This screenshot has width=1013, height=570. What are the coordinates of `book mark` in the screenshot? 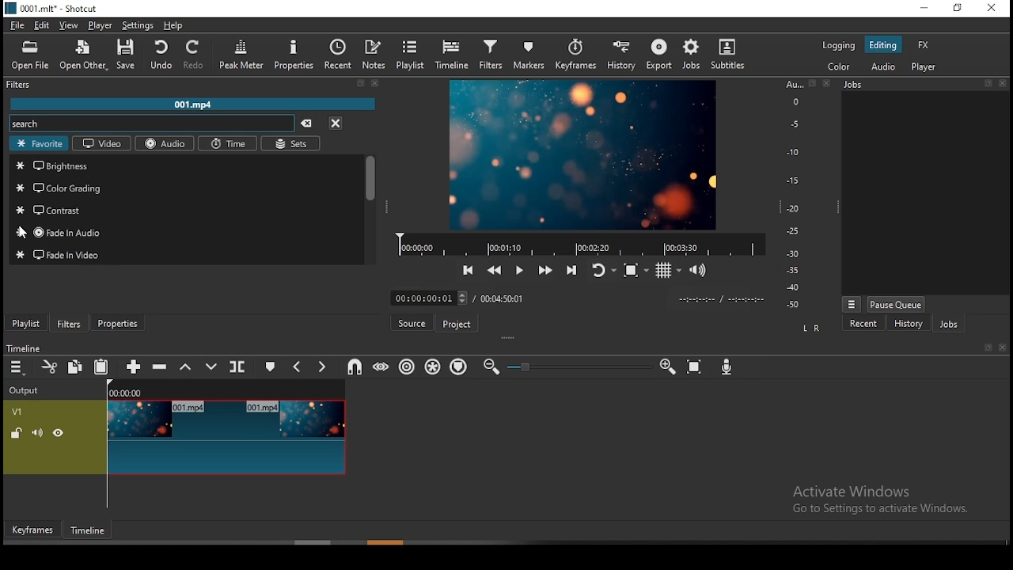 It's located at (987, 348).